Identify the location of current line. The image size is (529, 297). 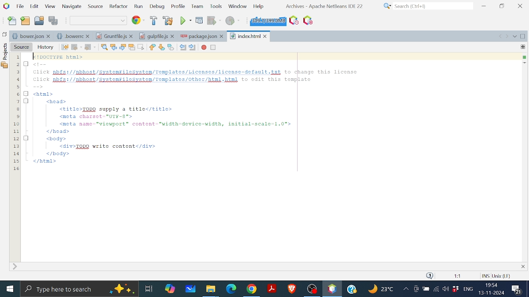
(525, 63).